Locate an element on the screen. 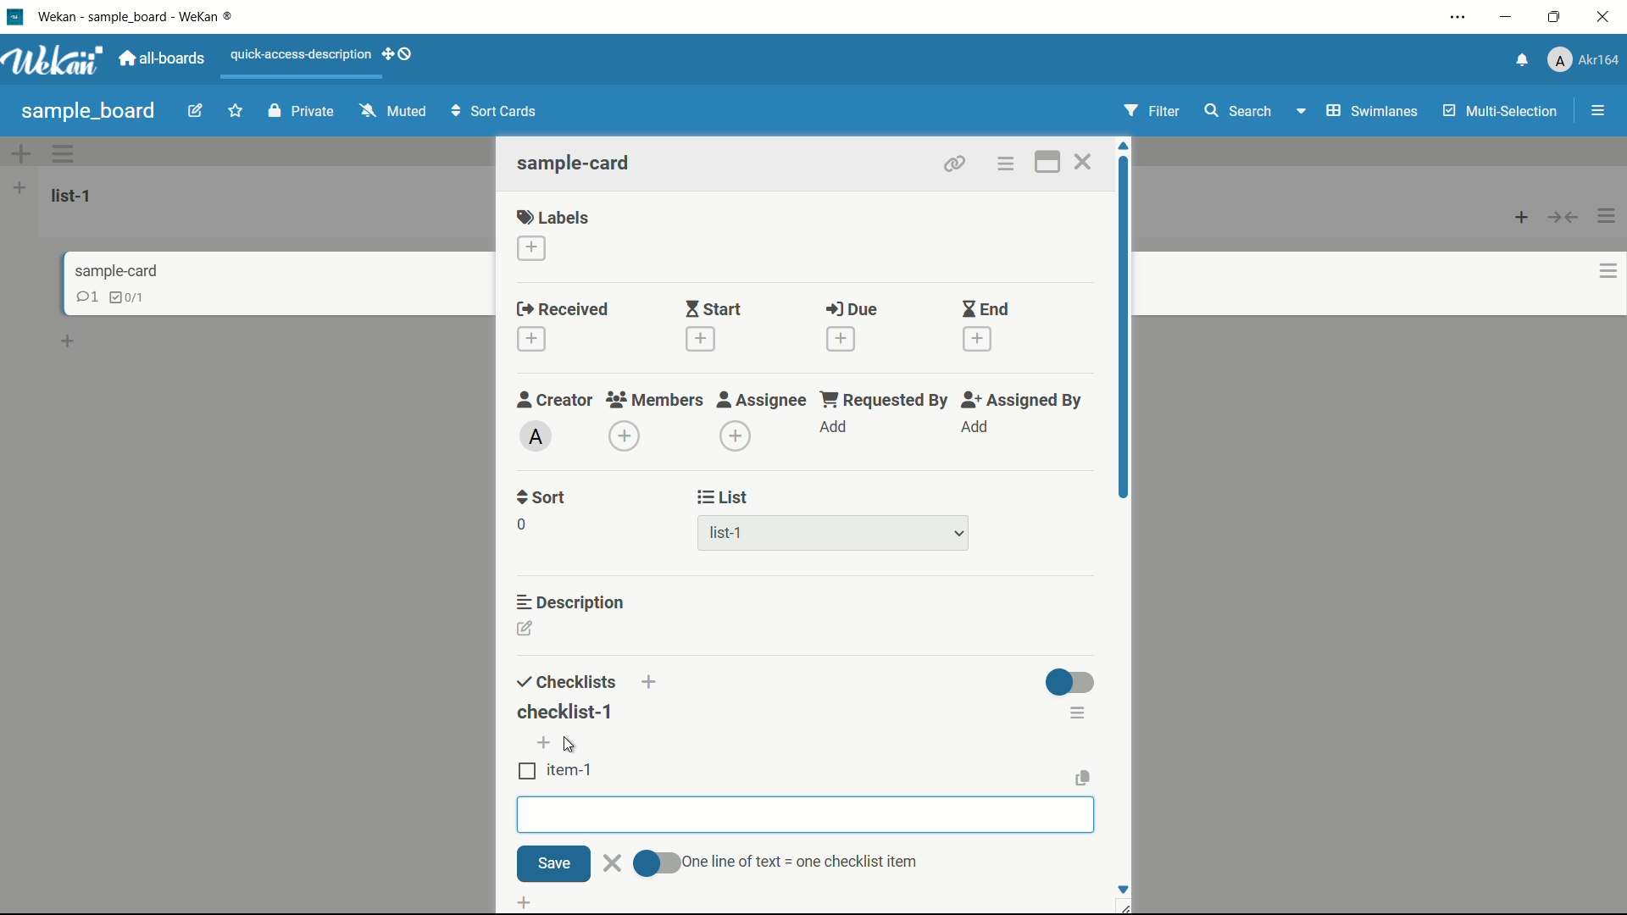 The width and height of the screenshot is (1627, 915). add is located at coordinates (542, 743).